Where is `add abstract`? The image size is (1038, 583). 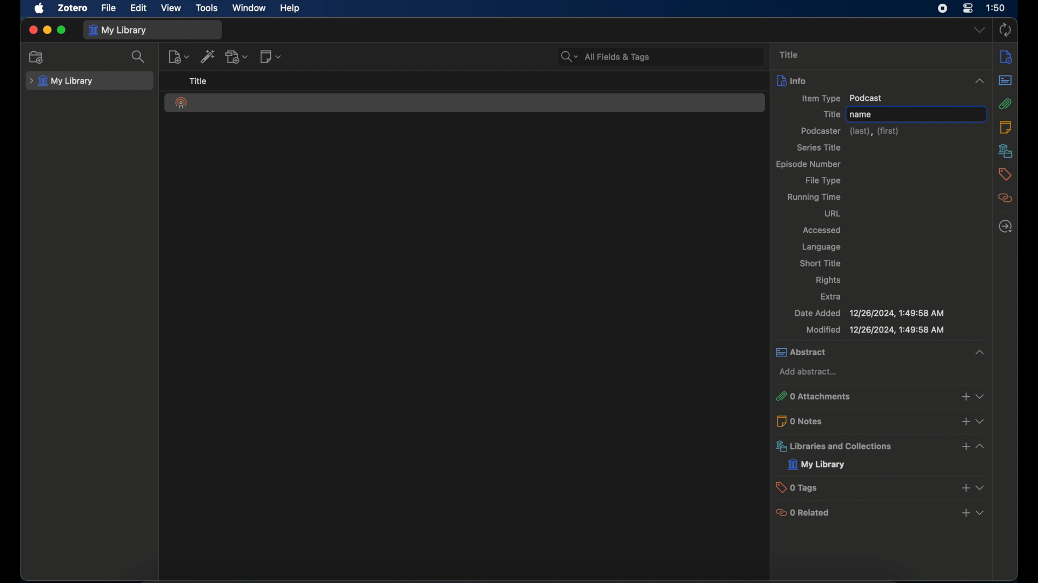
add abstract is located at coordinates (808, 372).